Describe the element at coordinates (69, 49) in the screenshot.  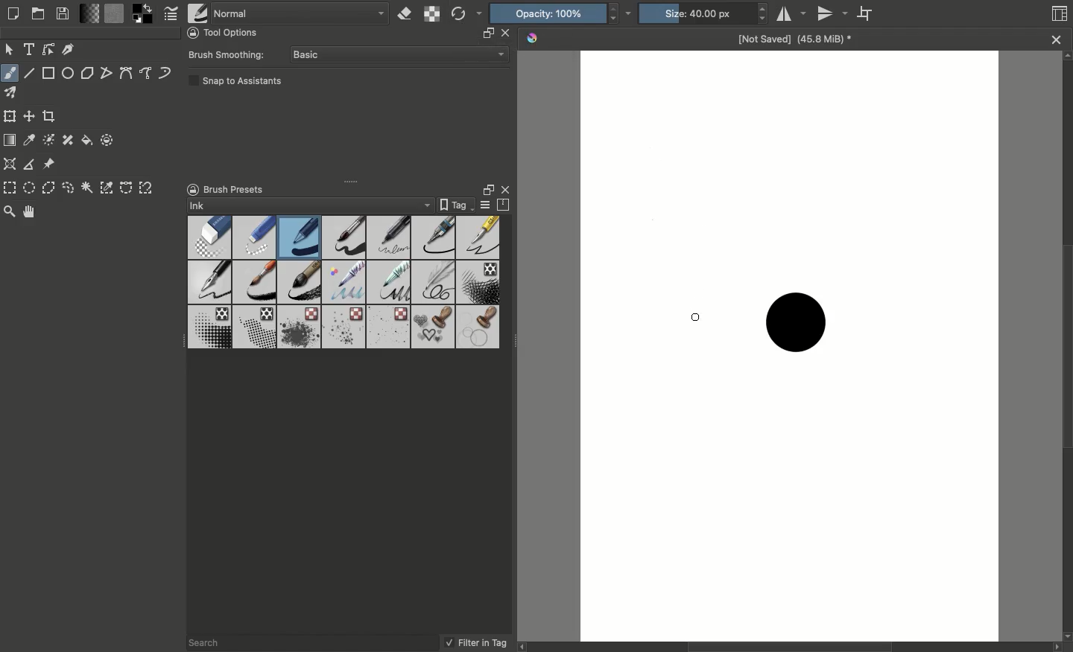
I see `Calligraphy` at that location.